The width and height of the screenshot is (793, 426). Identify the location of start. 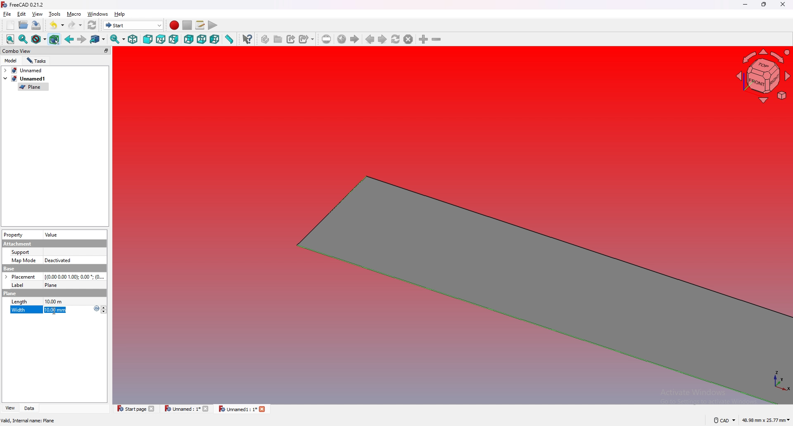
(133, 25).